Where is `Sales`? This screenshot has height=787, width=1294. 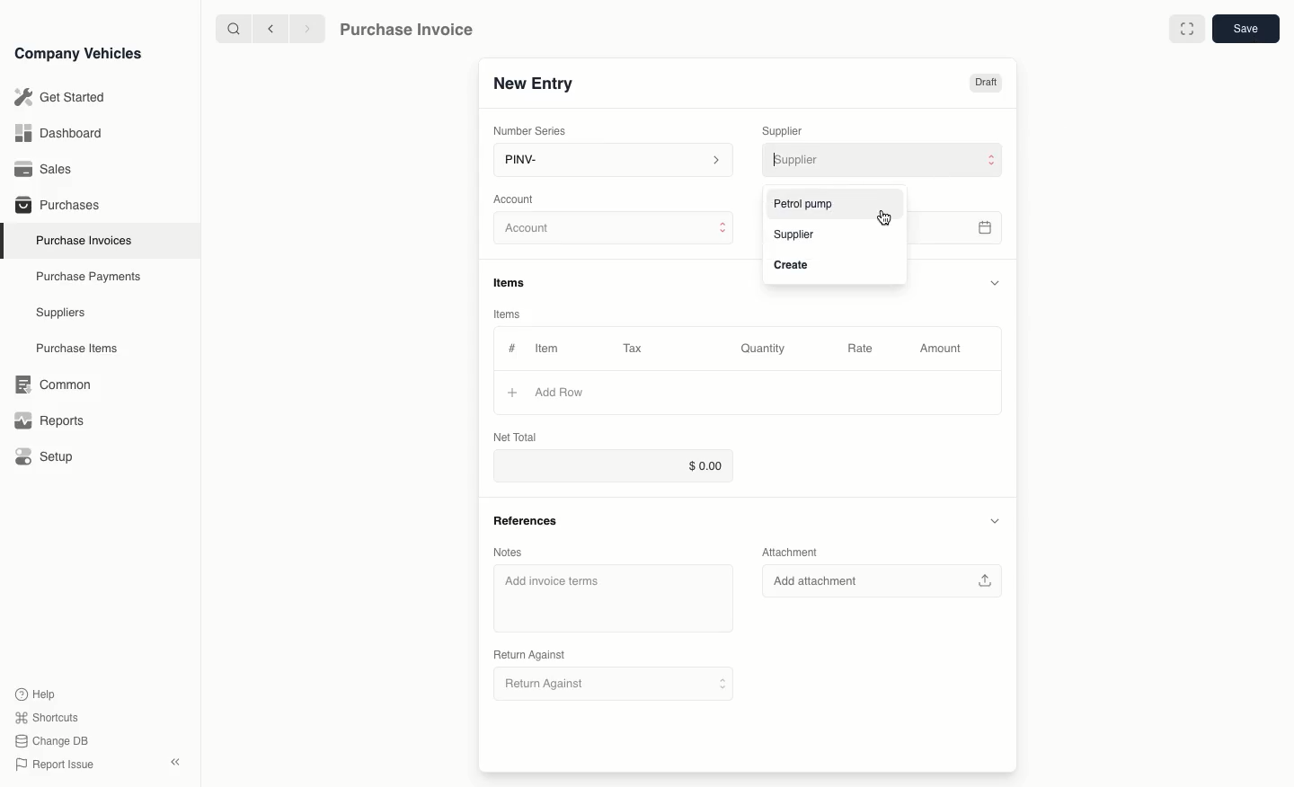 Sales is located at coordinates (44, 169).